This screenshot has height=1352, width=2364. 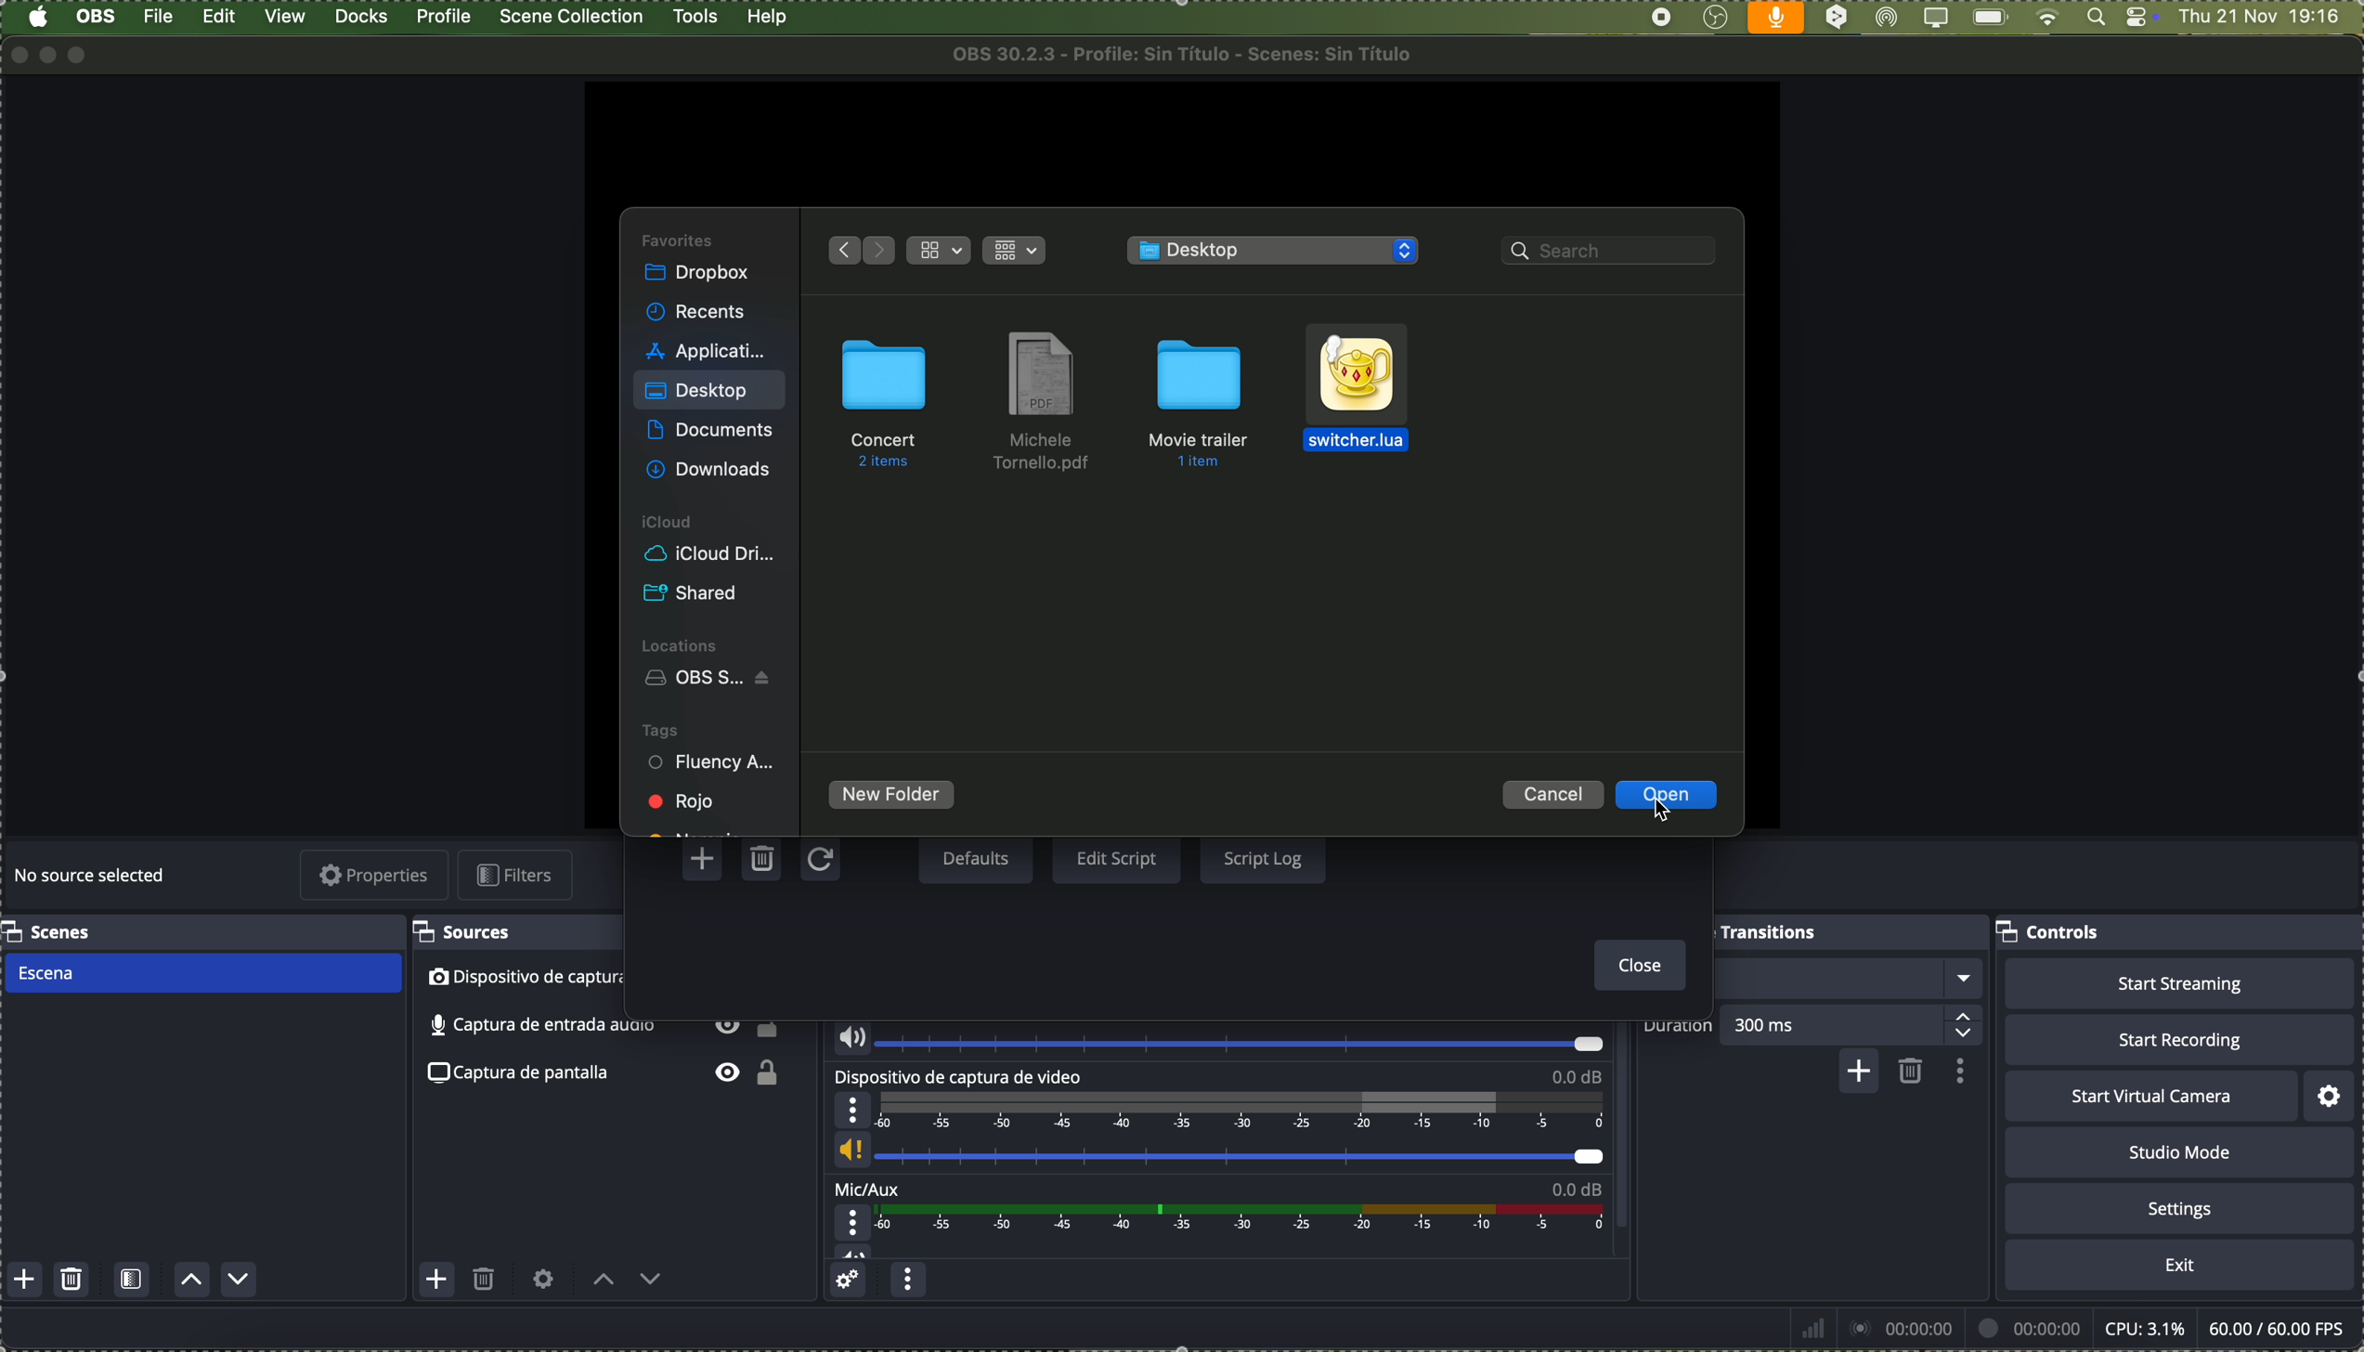 I want to click on start streaming, so click(x=2179, y=983).